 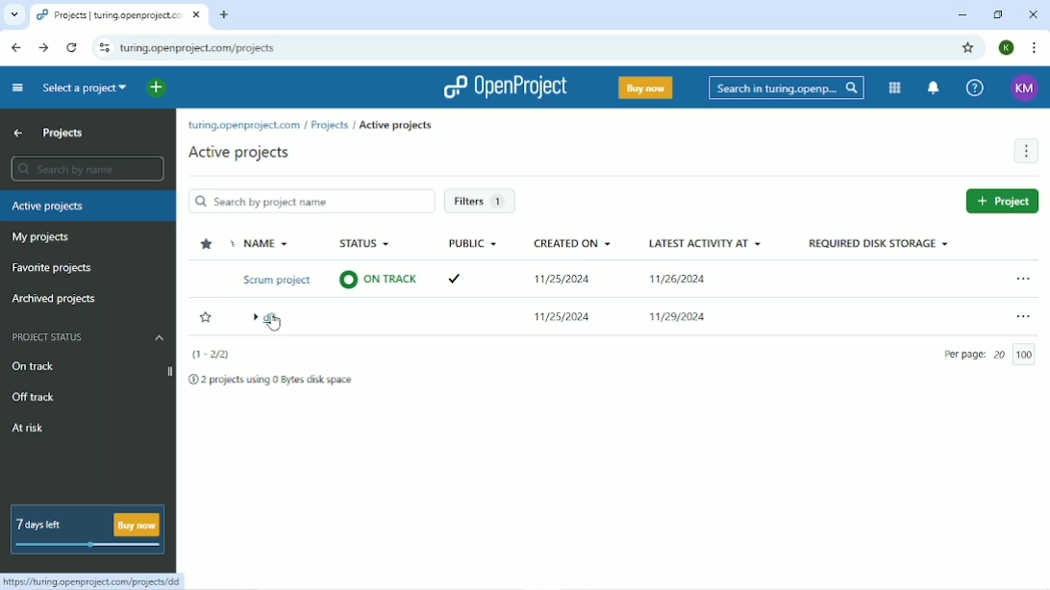 What do you see at coordinates (241, 126) in the screenshot?
I see `turing.openproject.com` at bounding box center [241, 126].